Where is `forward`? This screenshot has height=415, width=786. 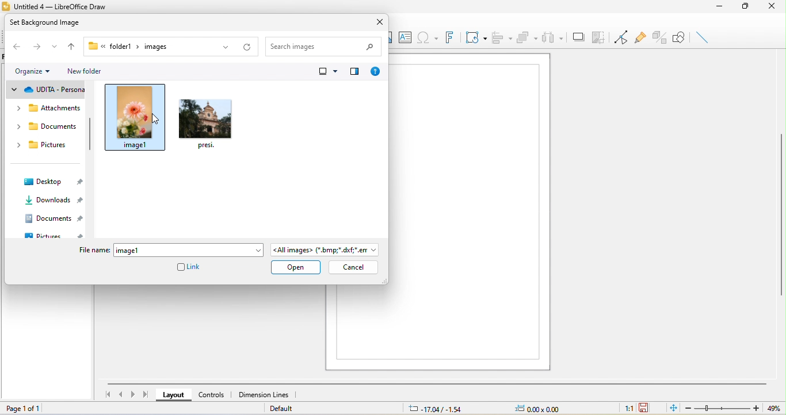 forward is located at coordinates (35, 46).